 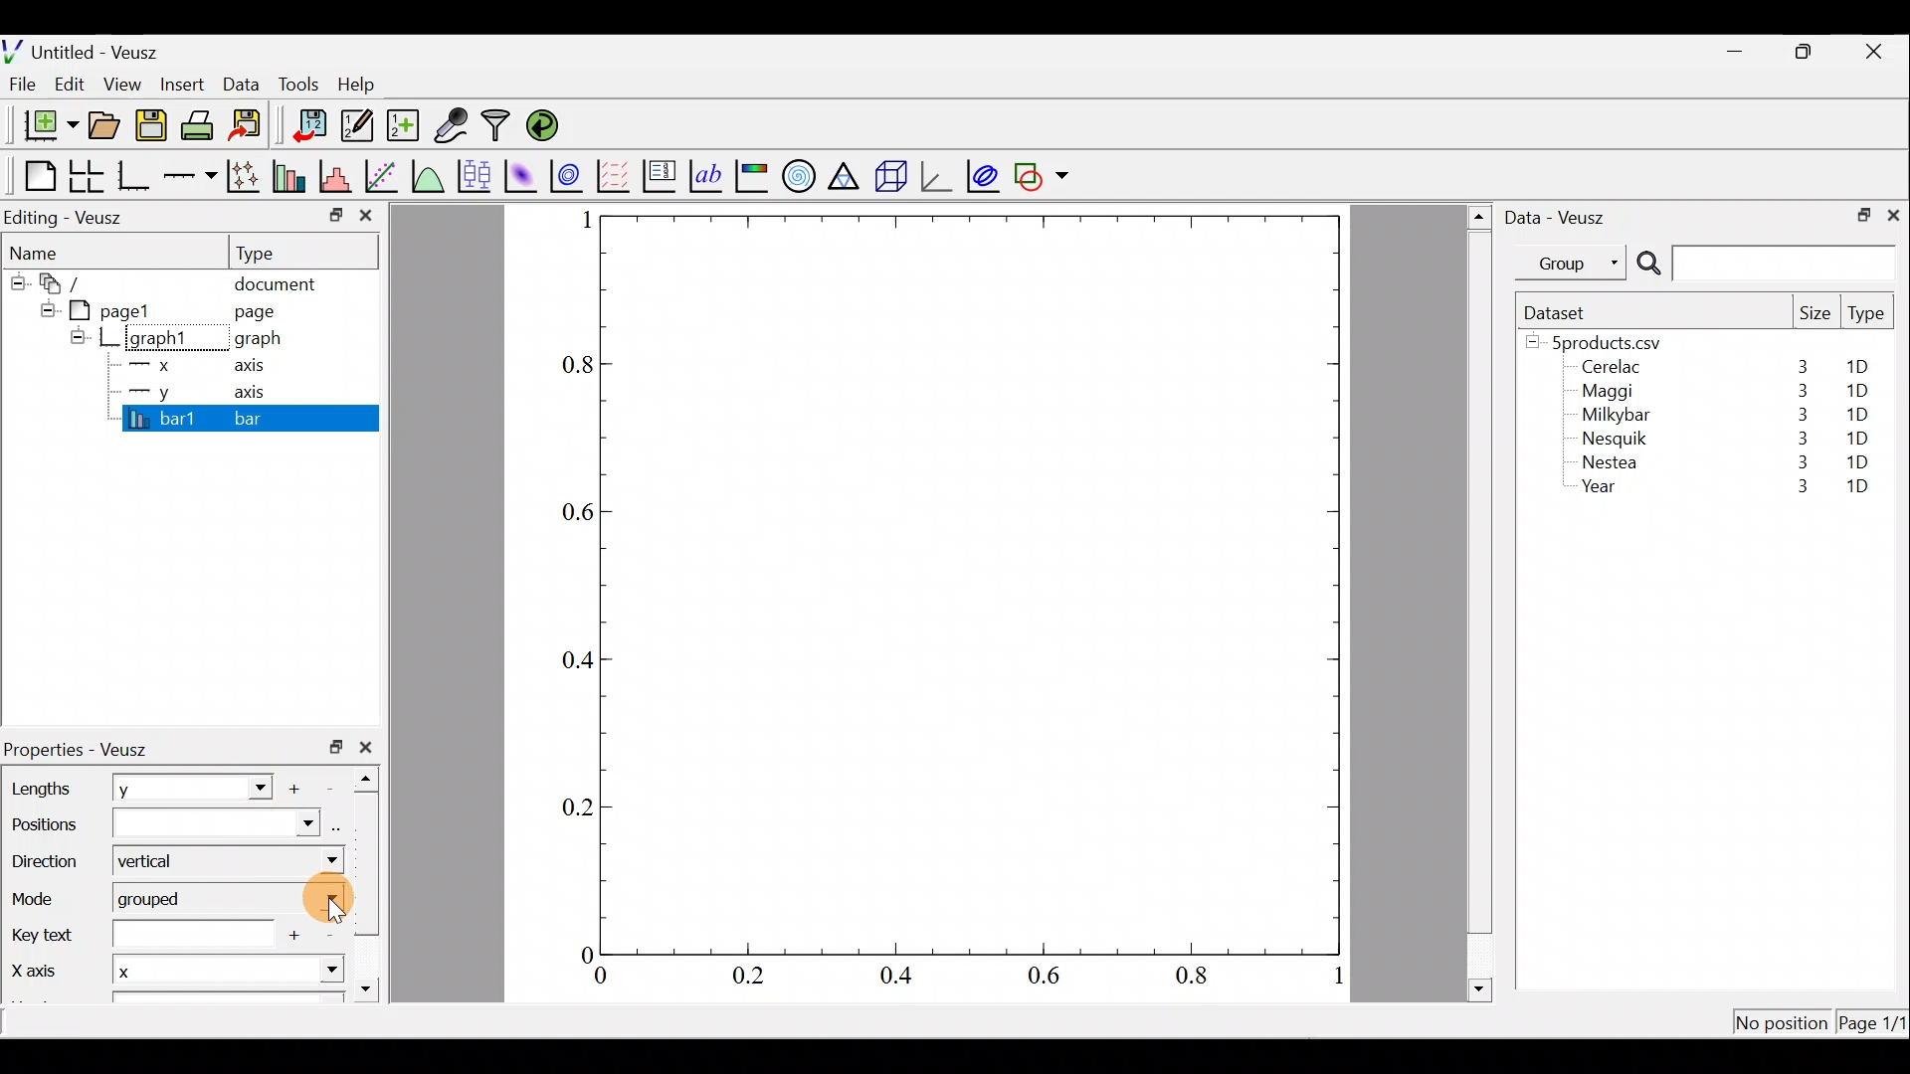 What do you see at coordinates (1783, 1024) in the screenshot?
I see `No position` at bounding box center [1783, 1024].